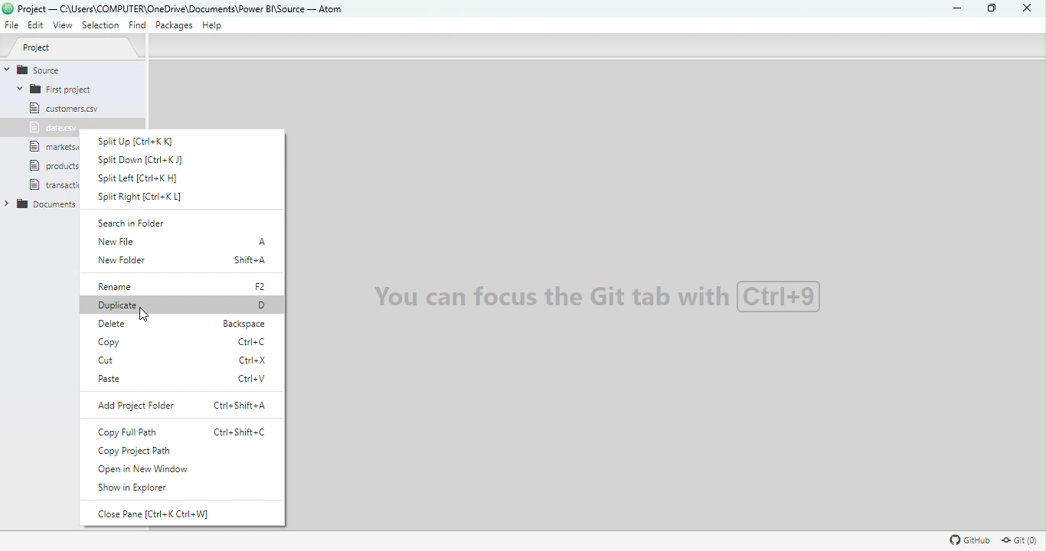 The height and width of the screenshot is (551, 1046). I want to click on Paste, so click(184, 380).